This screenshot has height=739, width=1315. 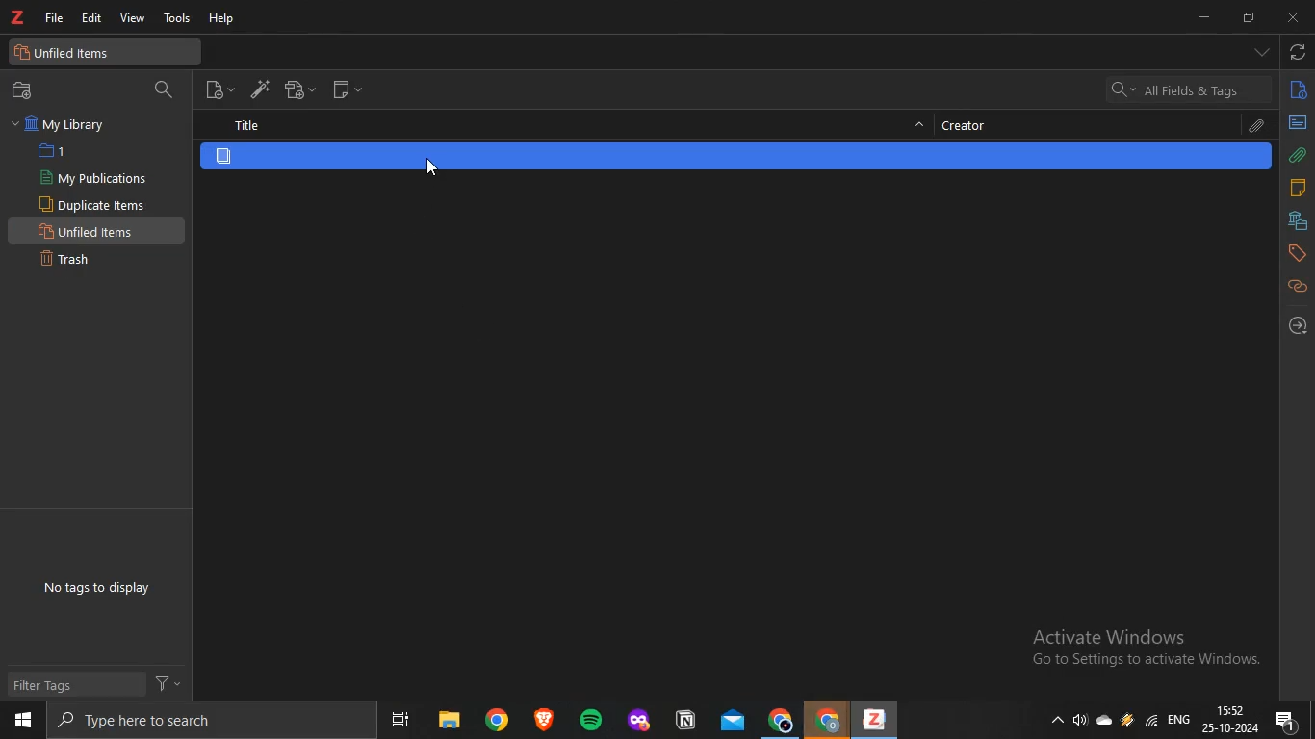 I want to click on search, so click(x=202, y=720).